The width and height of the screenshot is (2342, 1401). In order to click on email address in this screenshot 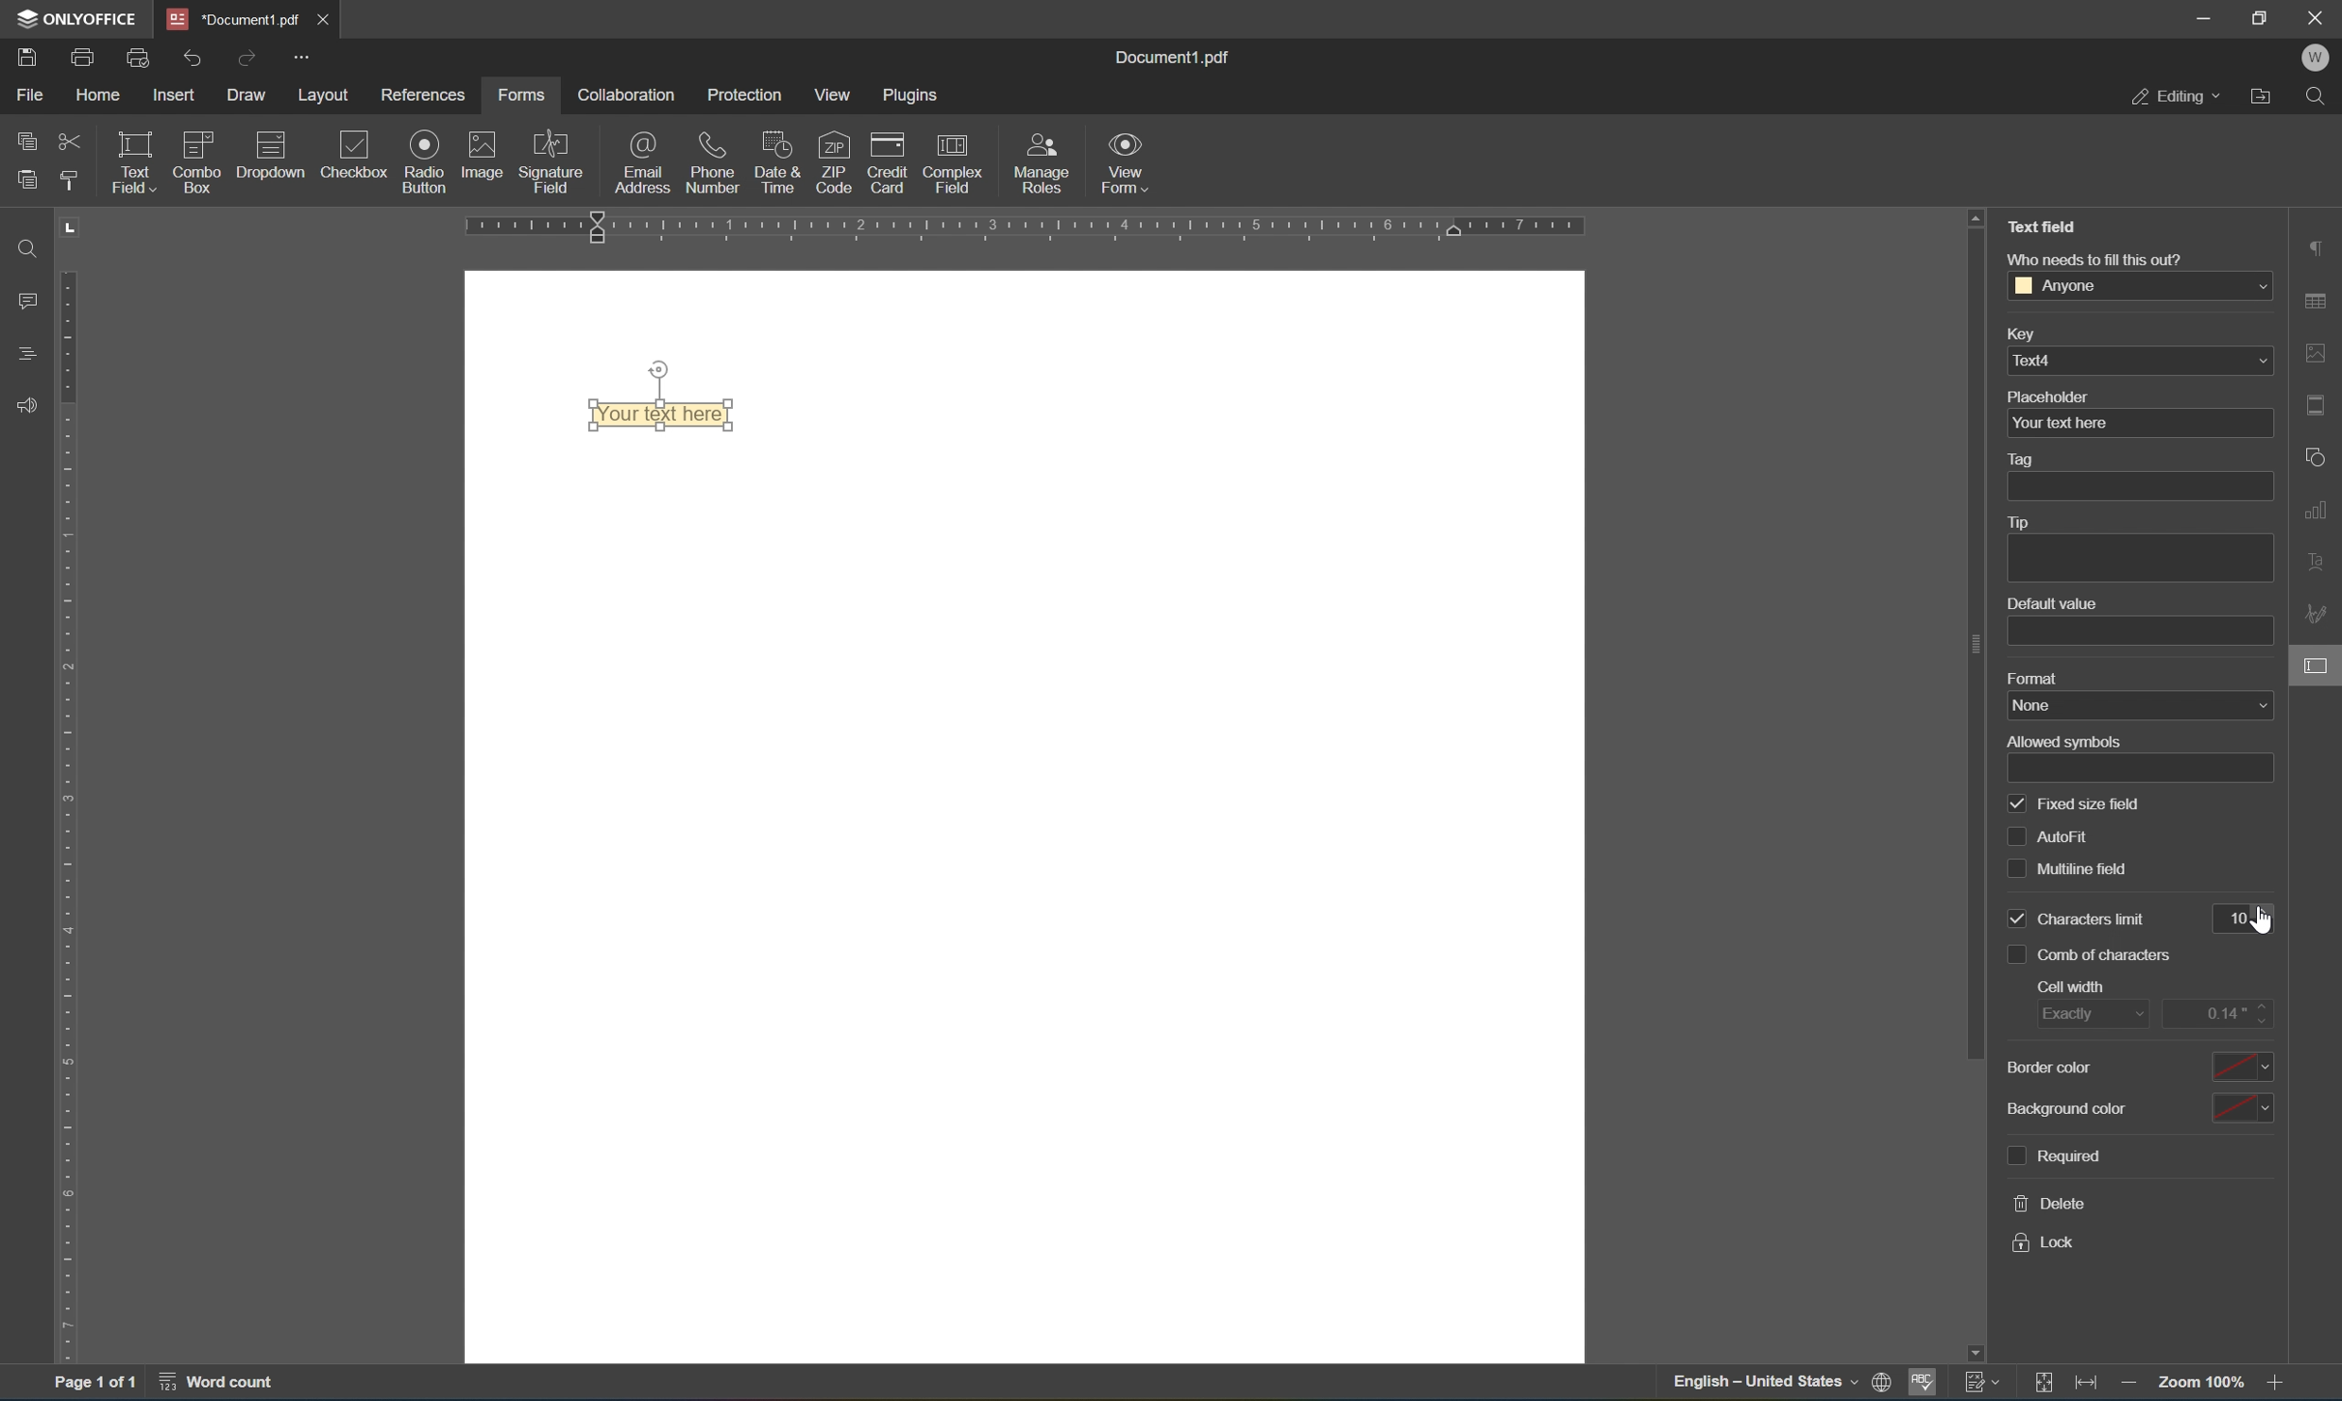, I will do `click(644, 162)`.